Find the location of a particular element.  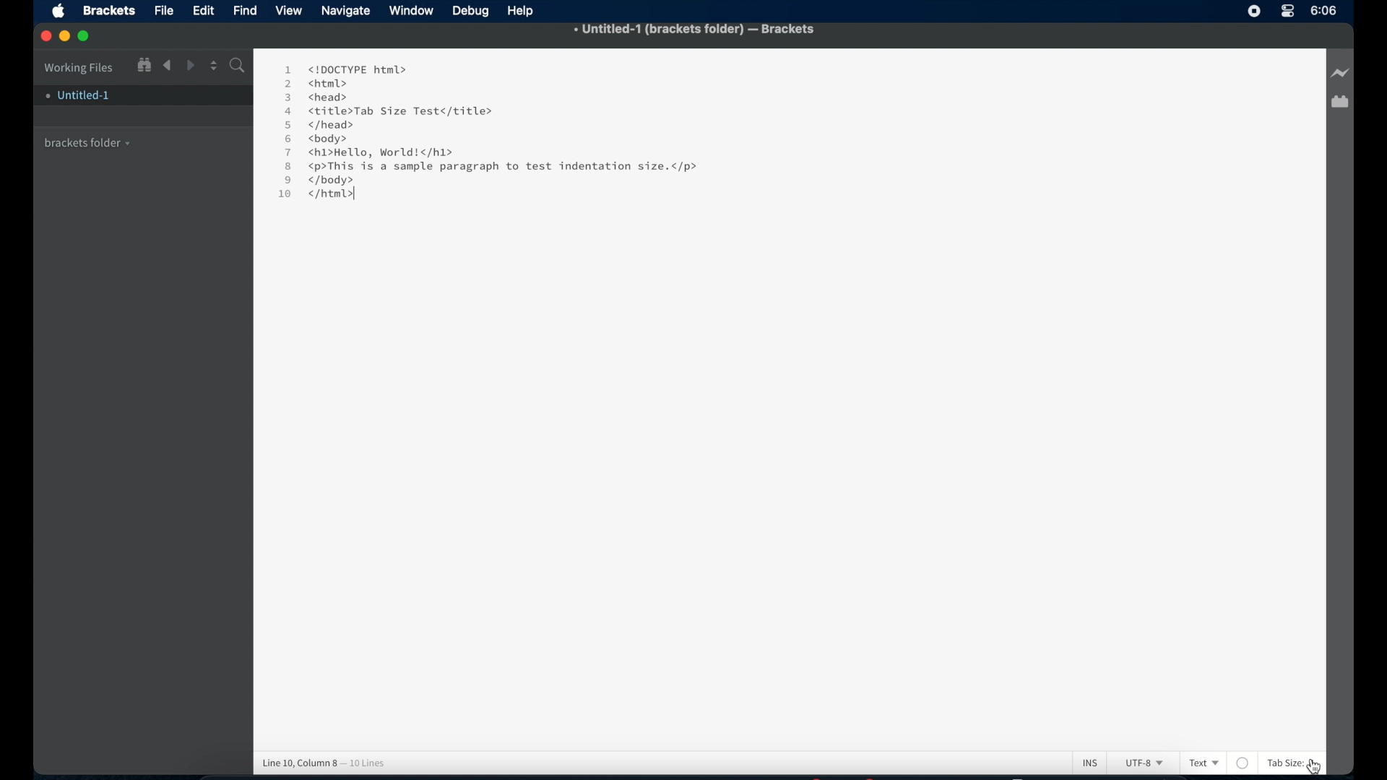

Find is located at coordinates (246, 9).